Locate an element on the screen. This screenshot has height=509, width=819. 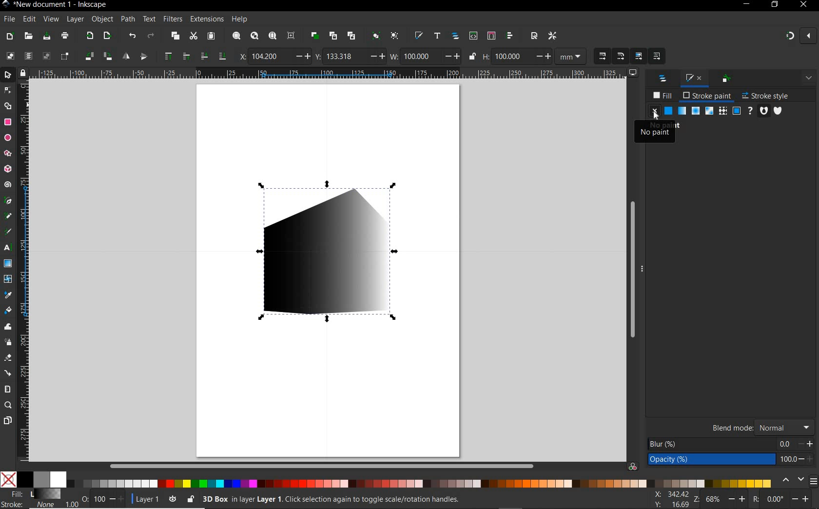
RESTORE DOWN is located at coordinates (774, 4).